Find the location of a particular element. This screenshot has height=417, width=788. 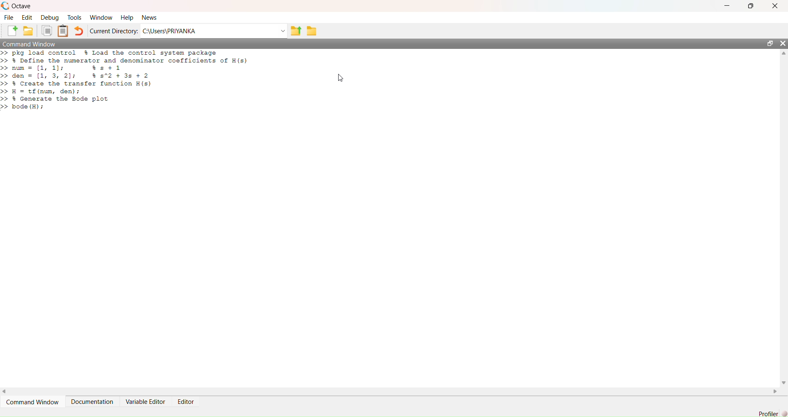

Octave logo is located at coordinates (5, 6).